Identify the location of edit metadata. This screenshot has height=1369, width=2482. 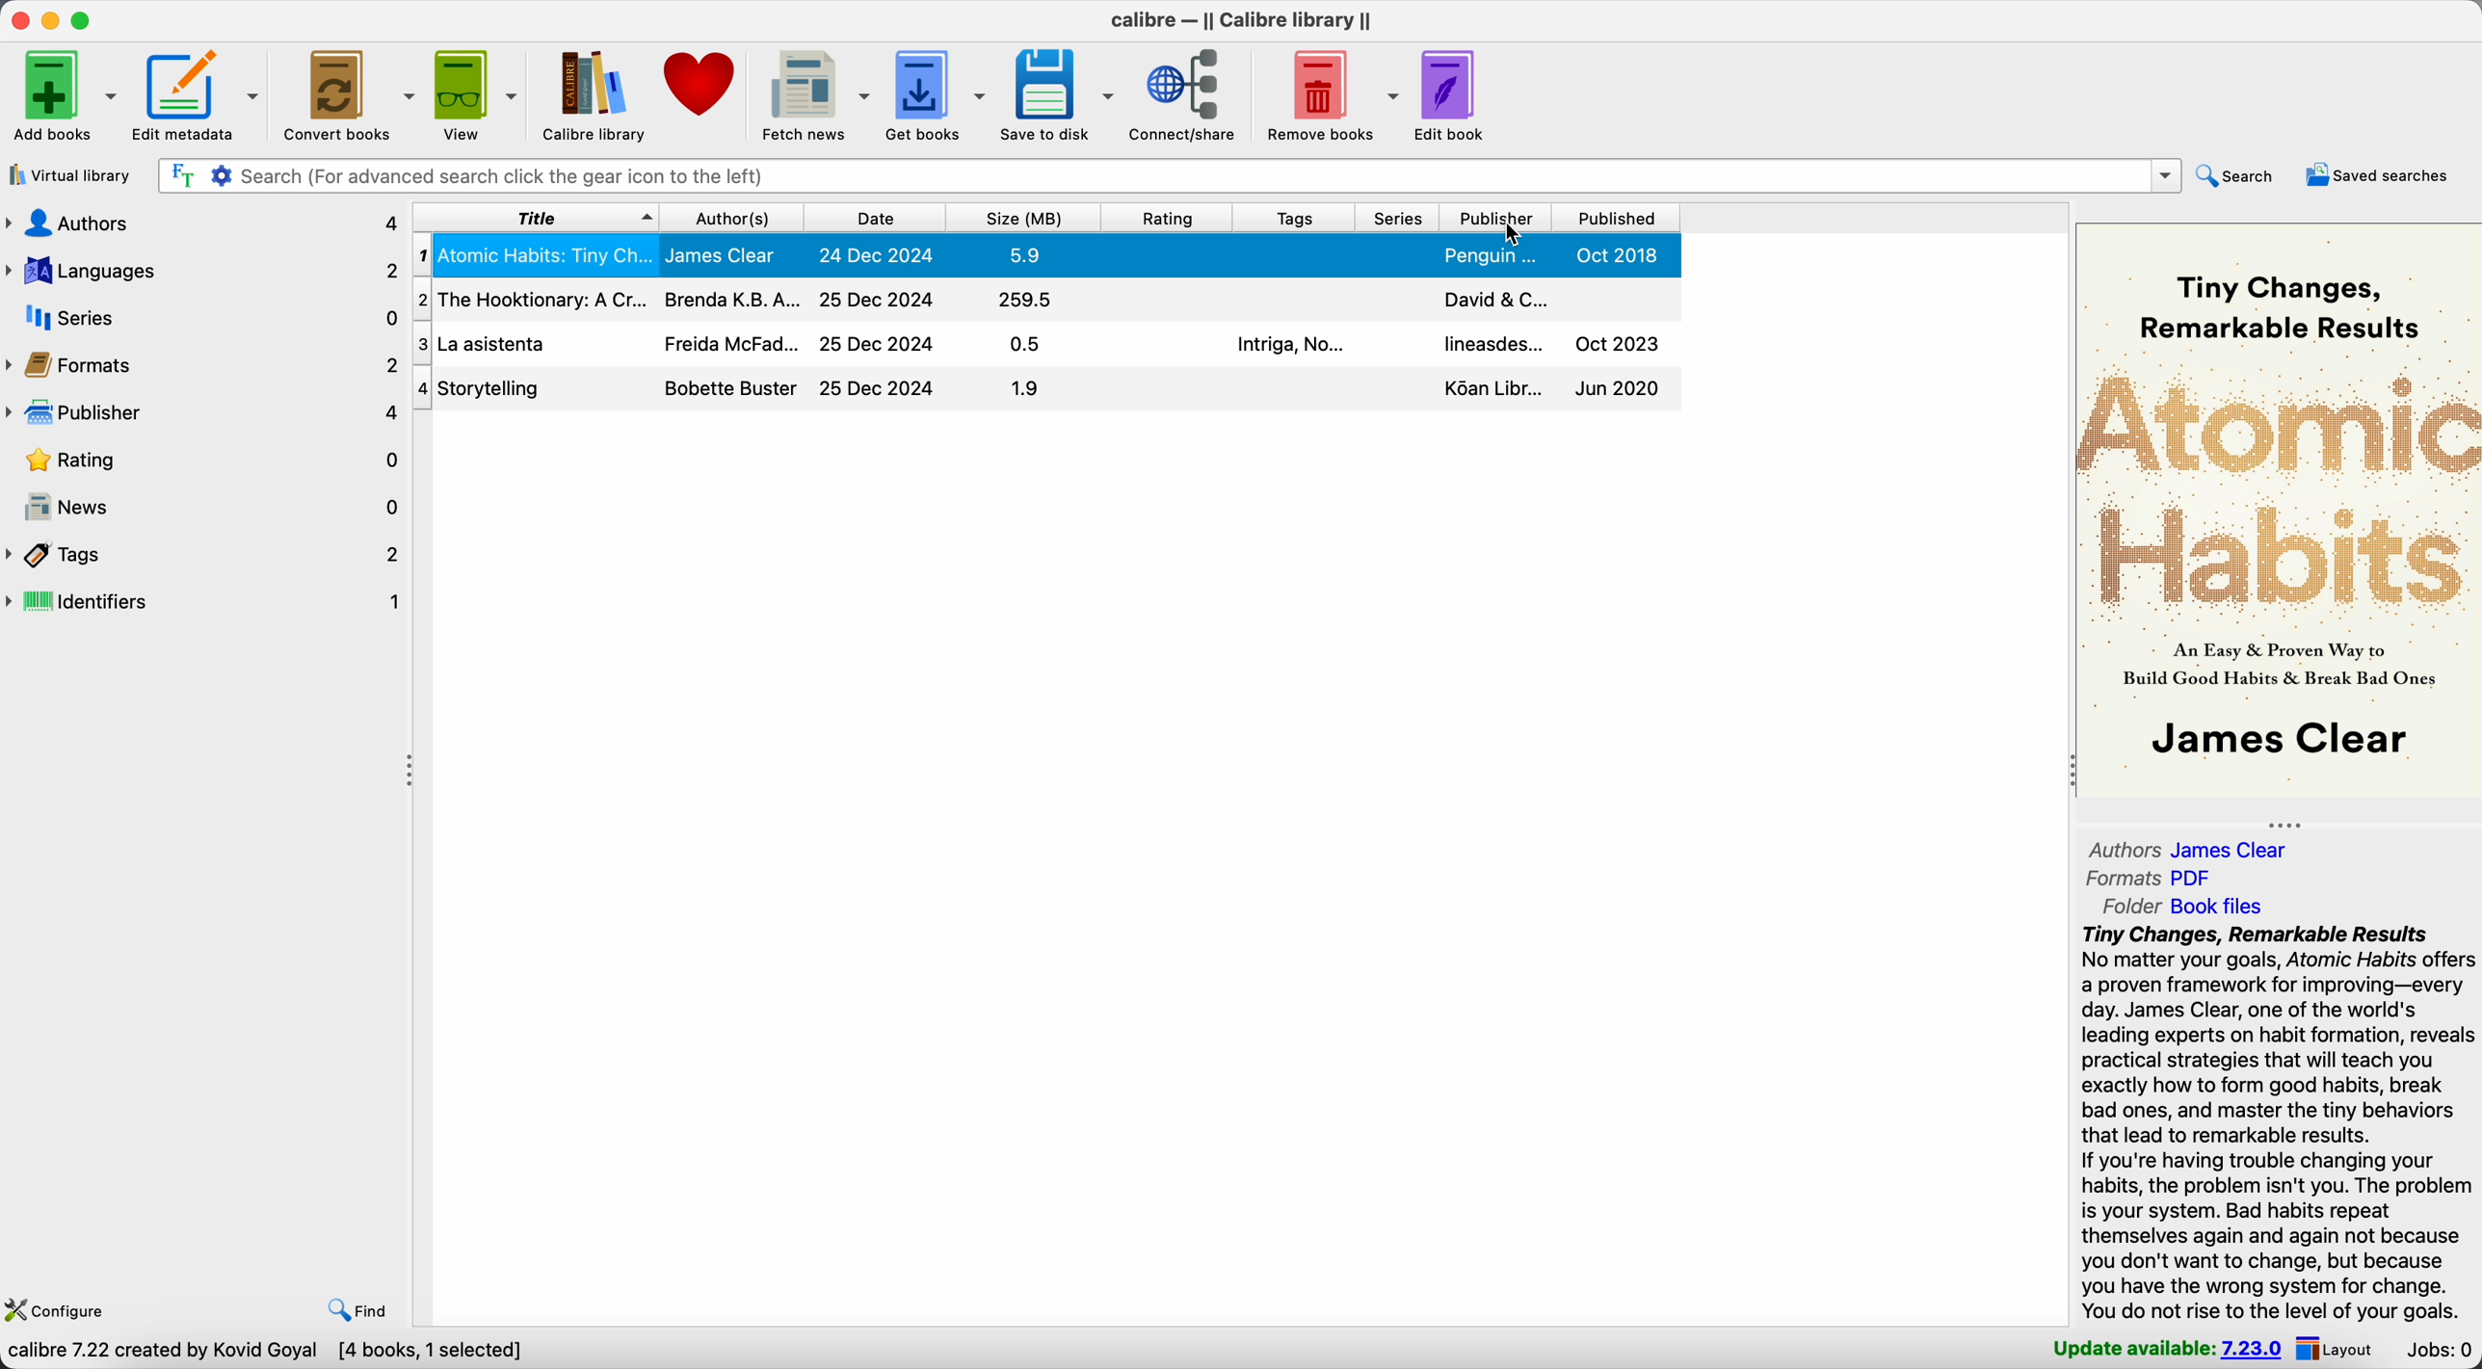
(200, 96).